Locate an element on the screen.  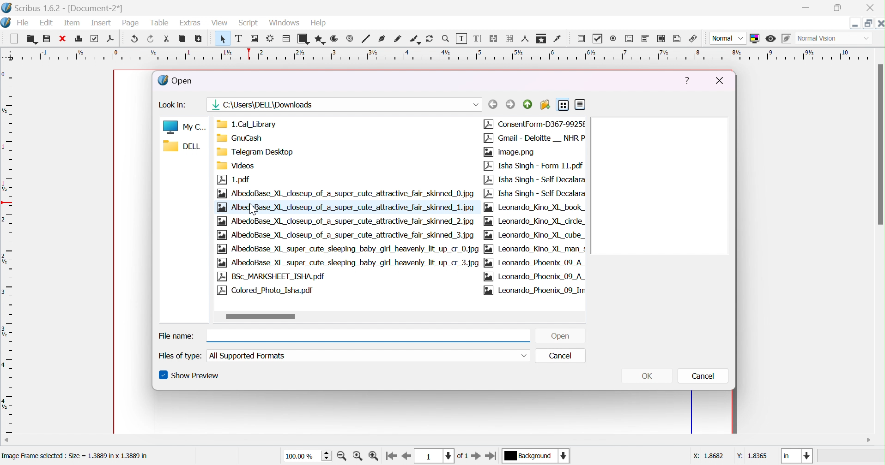
 BSc_MARKSHEET_ISHA.pdf is located at coordinates (280, 277).